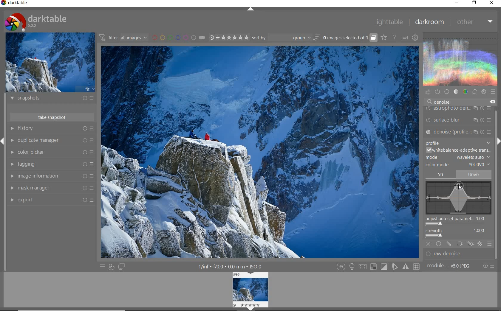 The image size is (501, 311). What do you see at coordinates (441, 175) in the screenshot?
I see `YO` at bounding box center [441, 175].